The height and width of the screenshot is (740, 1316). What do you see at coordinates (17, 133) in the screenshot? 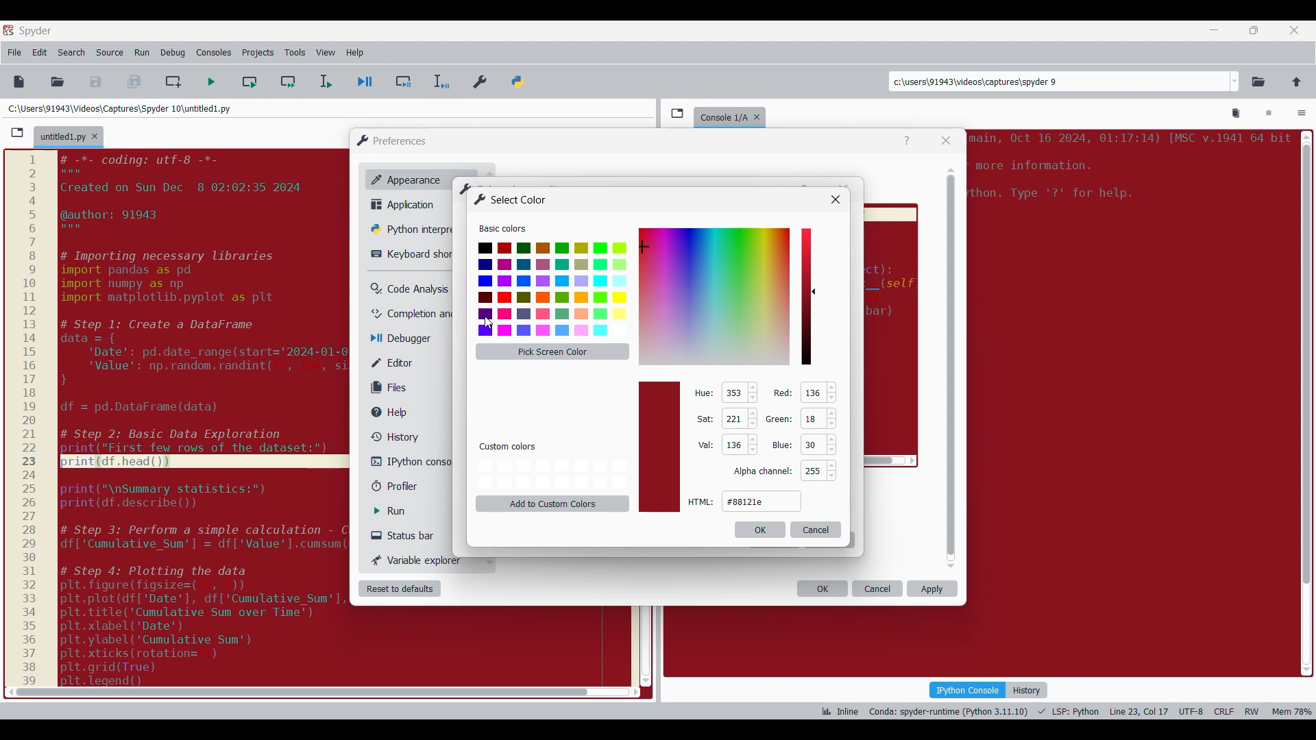
I see `Browse tabs` at bounding box center [17, 133].